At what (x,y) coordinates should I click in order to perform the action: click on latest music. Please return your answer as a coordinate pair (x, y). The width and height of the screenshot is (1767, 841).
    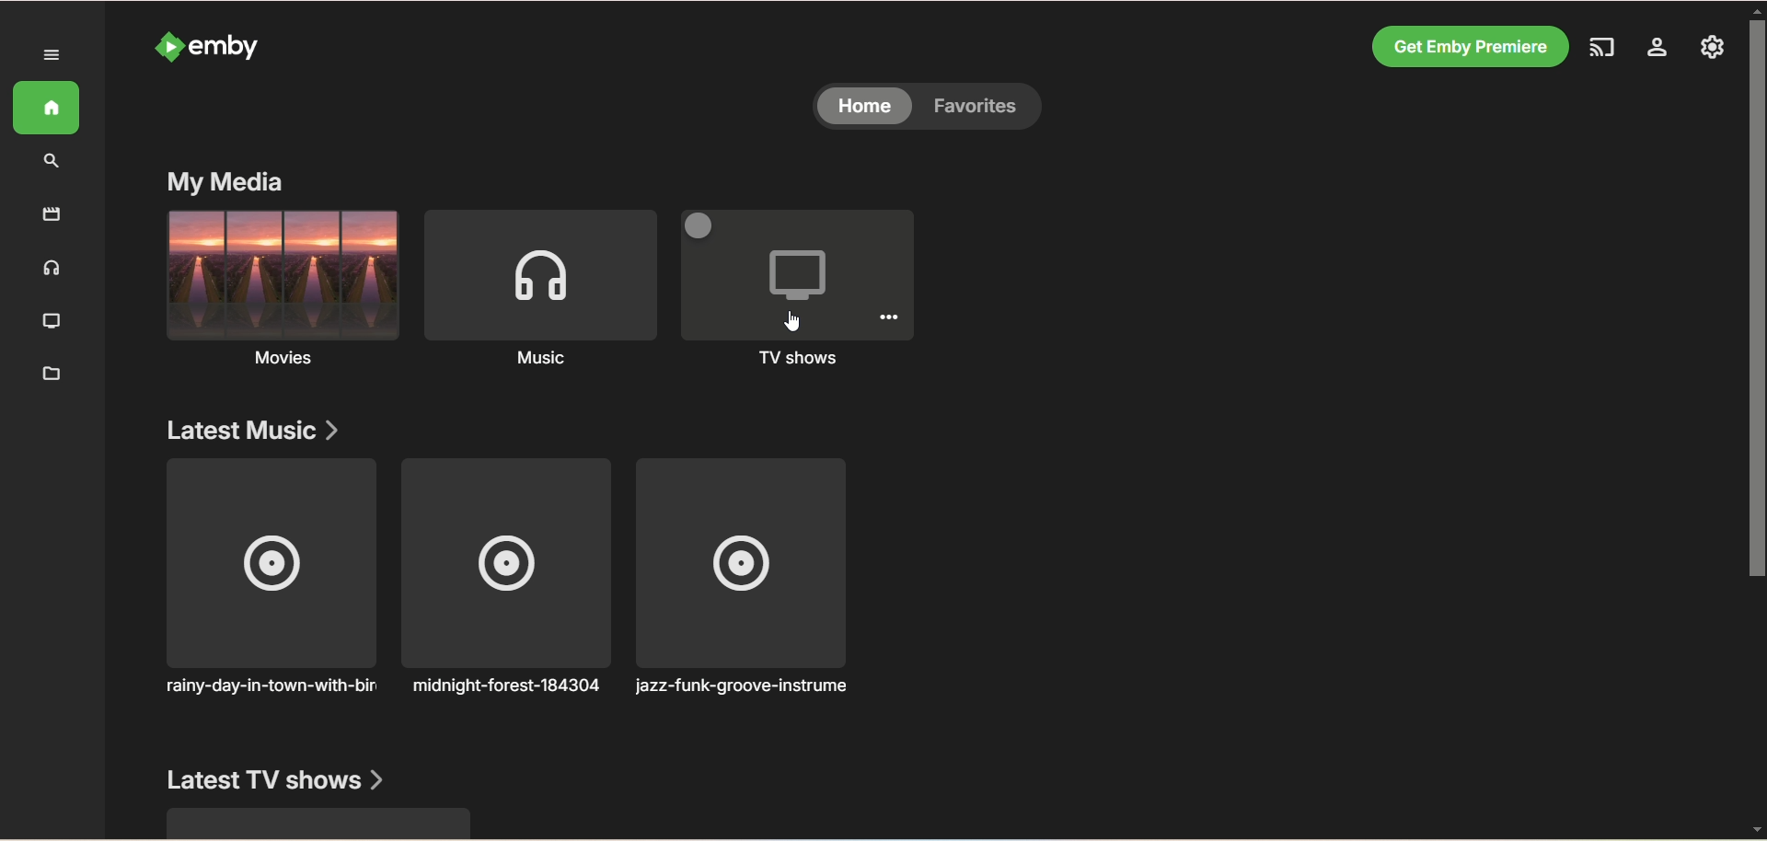
    Looking at the image, I should click on (257, 432).